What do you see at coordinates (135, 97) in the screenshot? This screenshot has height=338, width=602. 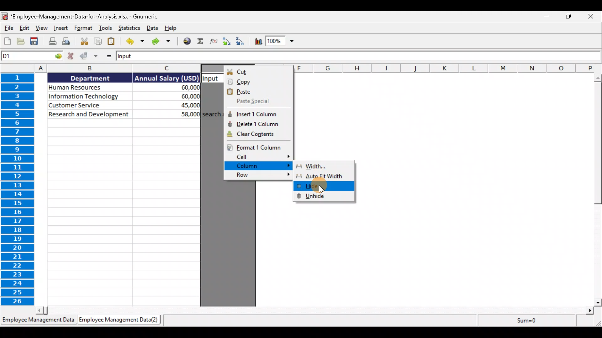 I see `Data` at bounding box center [135, 97].